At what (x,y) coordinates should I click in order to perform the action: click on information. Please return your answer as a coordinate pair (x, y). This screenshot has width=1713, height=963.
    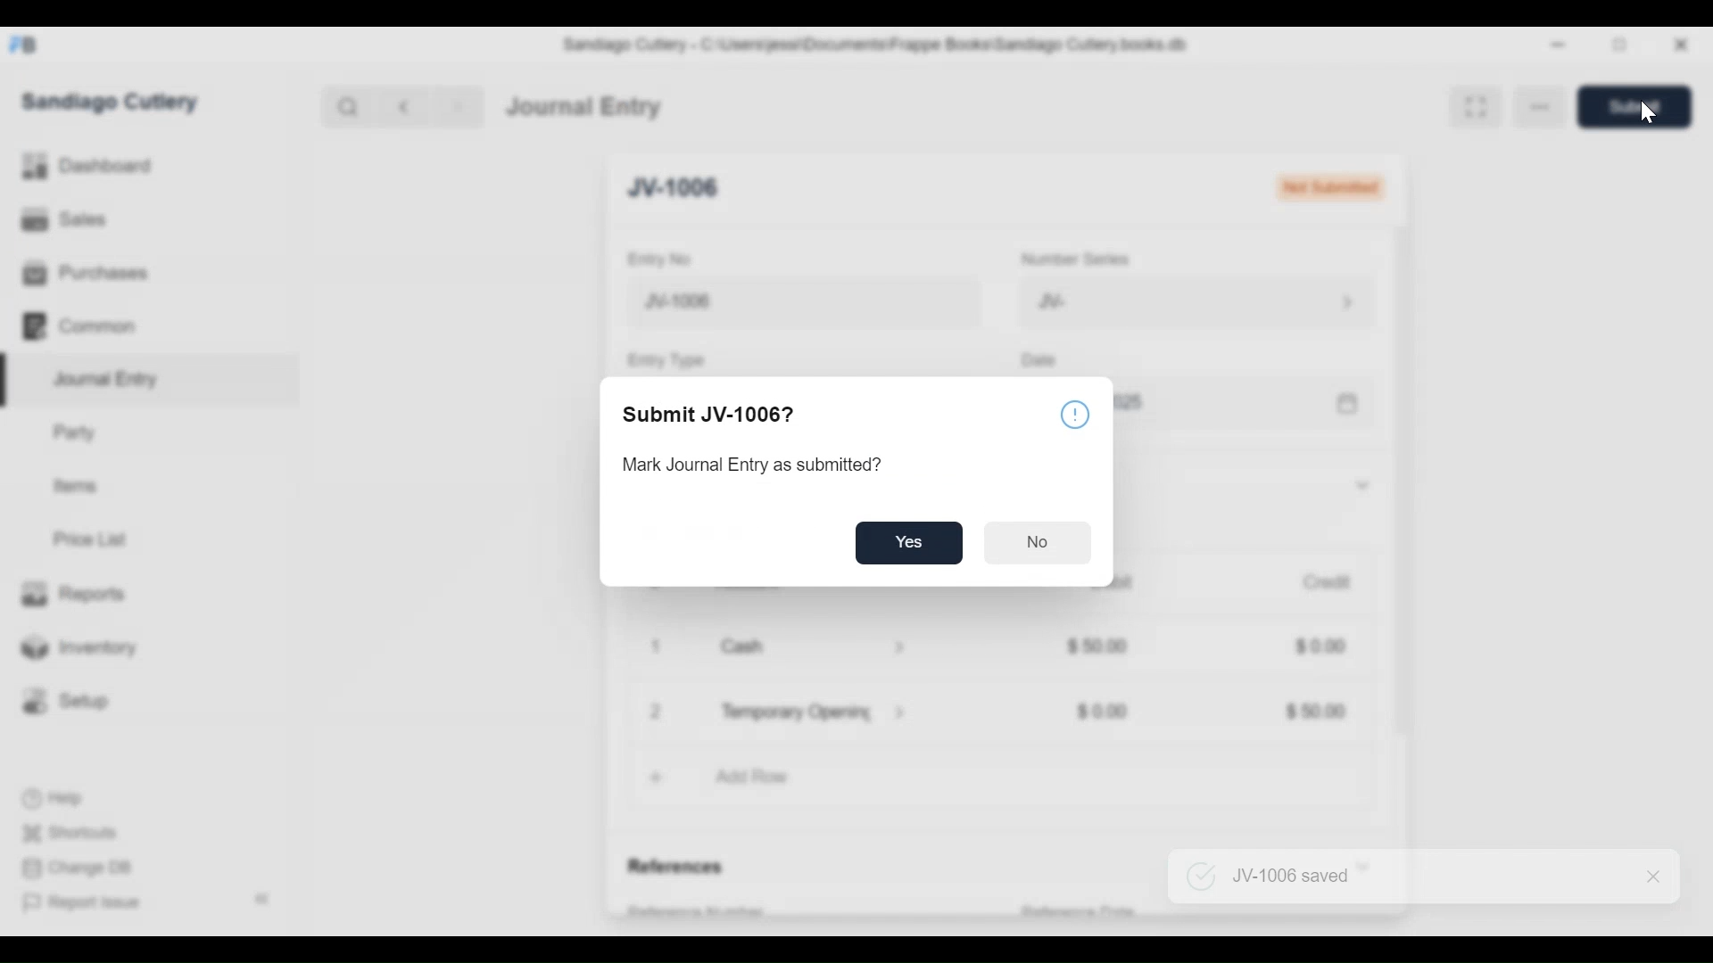
    Looking at the image, I should click on (1077, 417).